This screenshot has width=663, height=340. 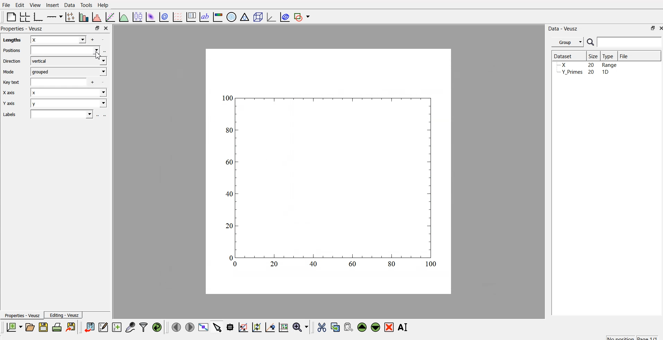 I want to click on fit function to data, so click(x=109, y=16).